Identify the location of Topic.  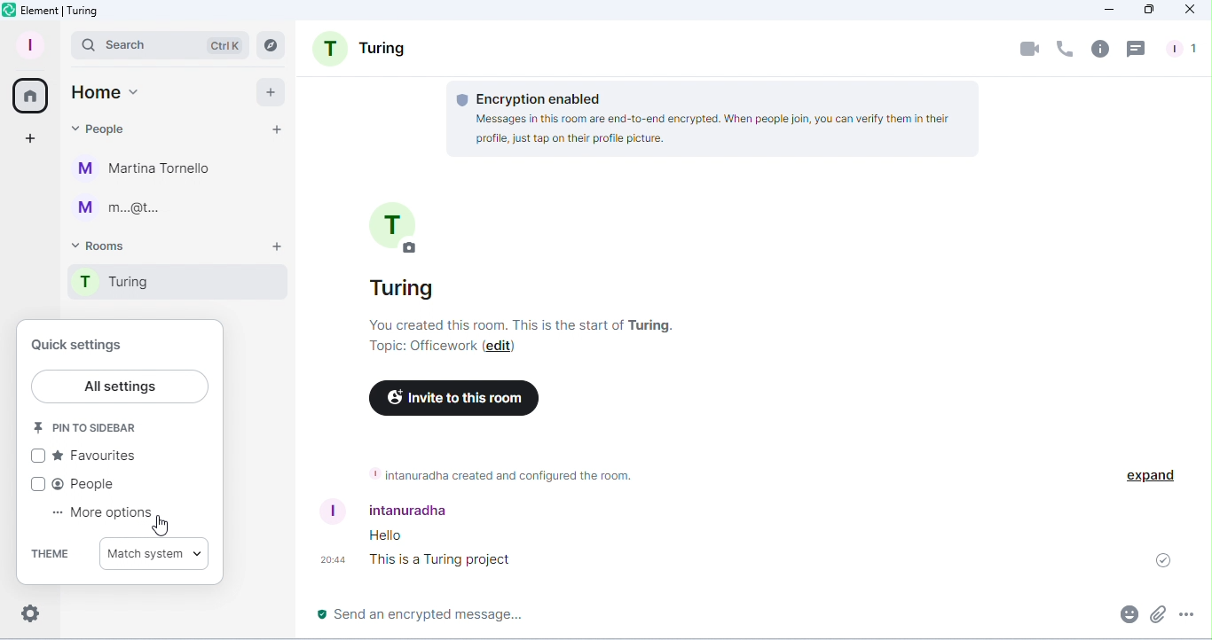
(421, 349).